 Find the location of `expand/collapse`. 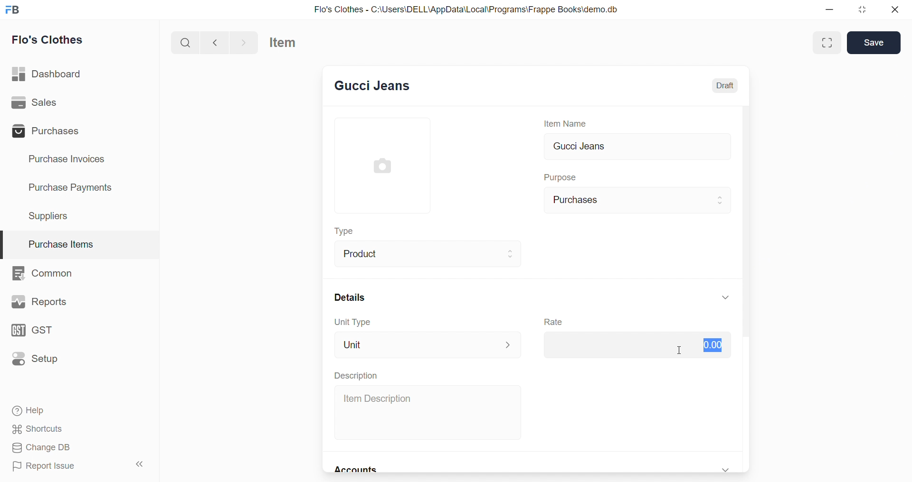

expand/collapse is located at coordinates (727, 468).